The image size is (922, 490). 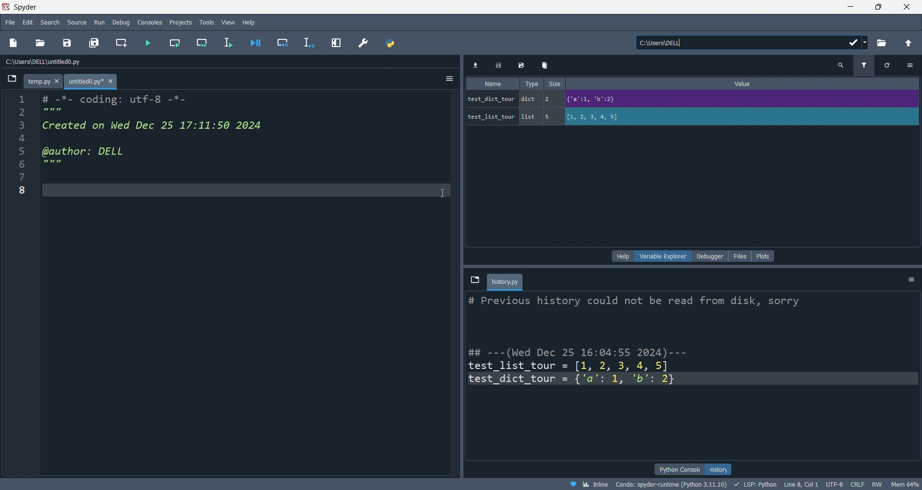 I want to click on help, so click(x=624, y=256).